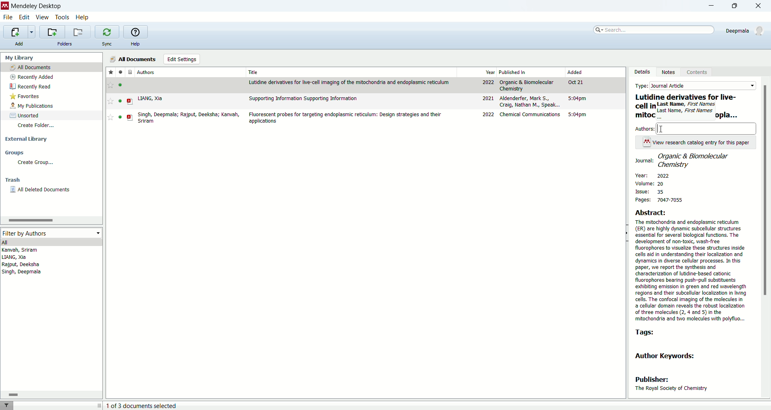  I want to click on Lutidine derivatives for live-cell imaging of the mitochondria and edoplasmic reticulum, so click(350, 82).